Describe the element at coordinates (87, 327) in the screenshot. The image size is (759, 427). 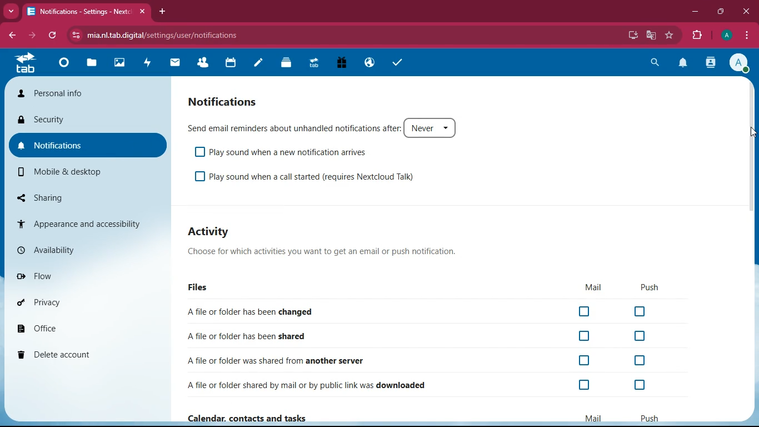
I see `office` at that location.